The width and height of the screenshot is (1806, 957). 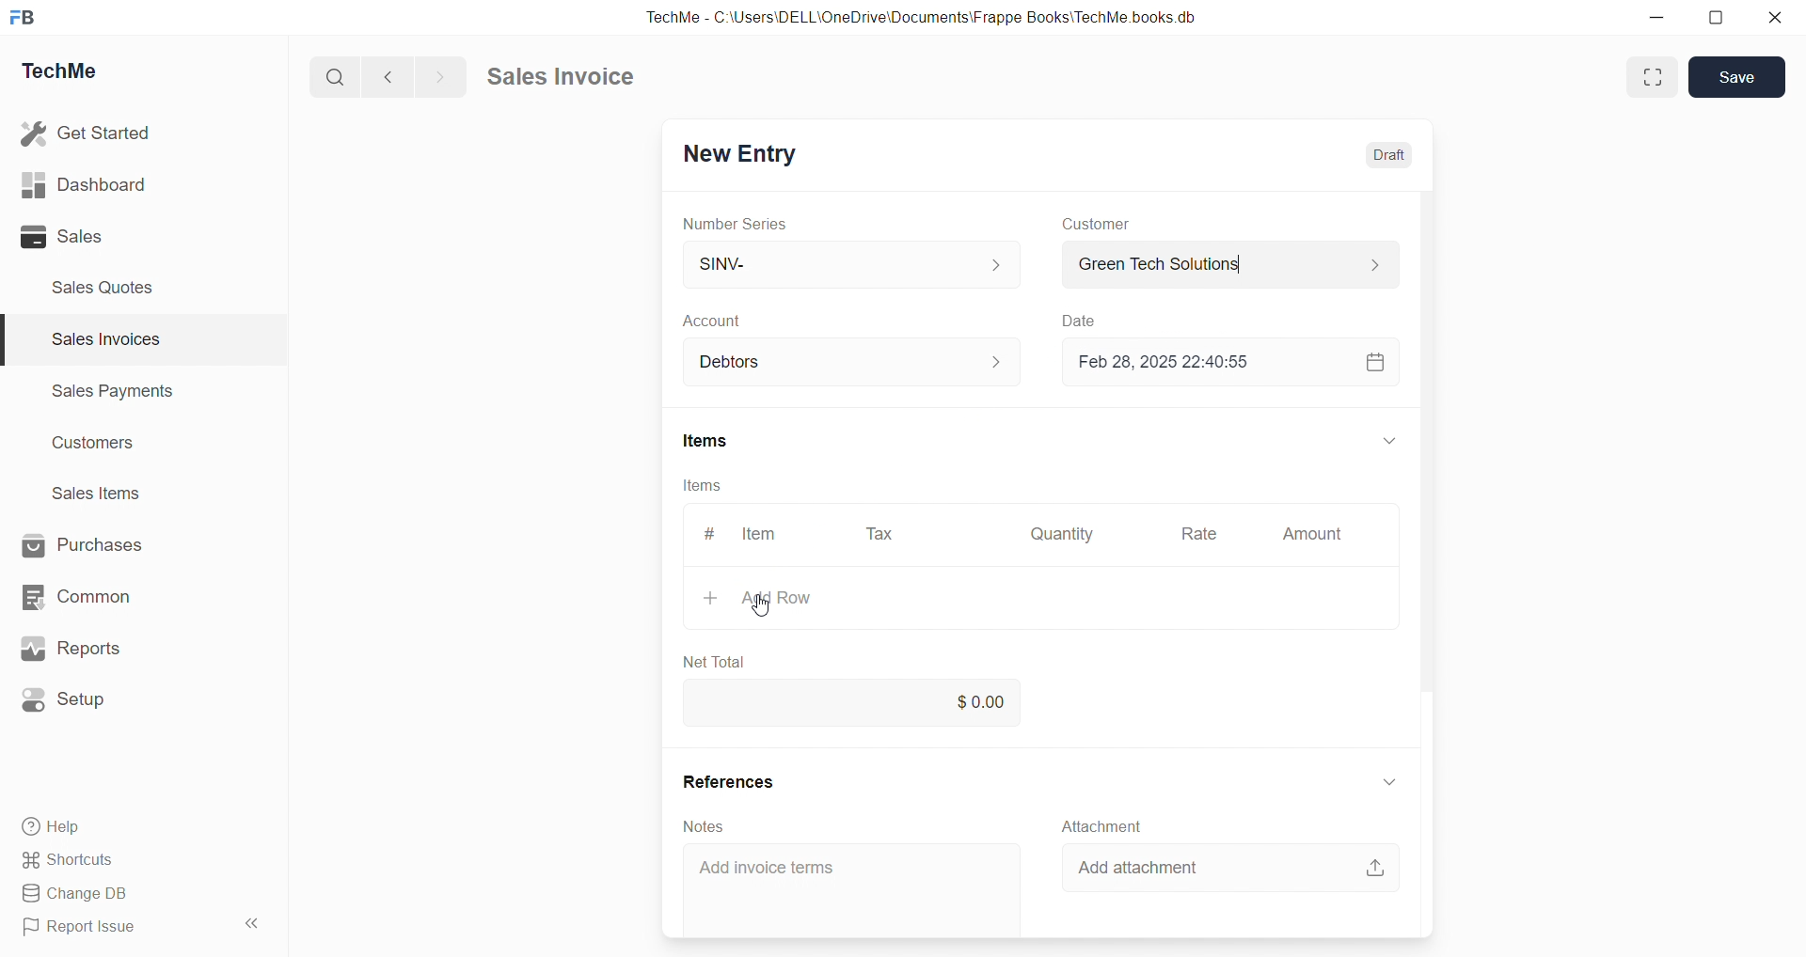 I want to click on Get Started, so click(x=87, y=133).